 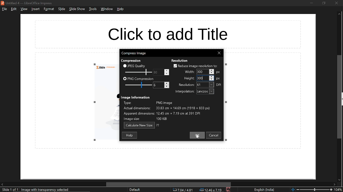 What do you see at coordinates (311, 190) in the screenshot?
I see `change zoom` at bounding box center [311, 190].